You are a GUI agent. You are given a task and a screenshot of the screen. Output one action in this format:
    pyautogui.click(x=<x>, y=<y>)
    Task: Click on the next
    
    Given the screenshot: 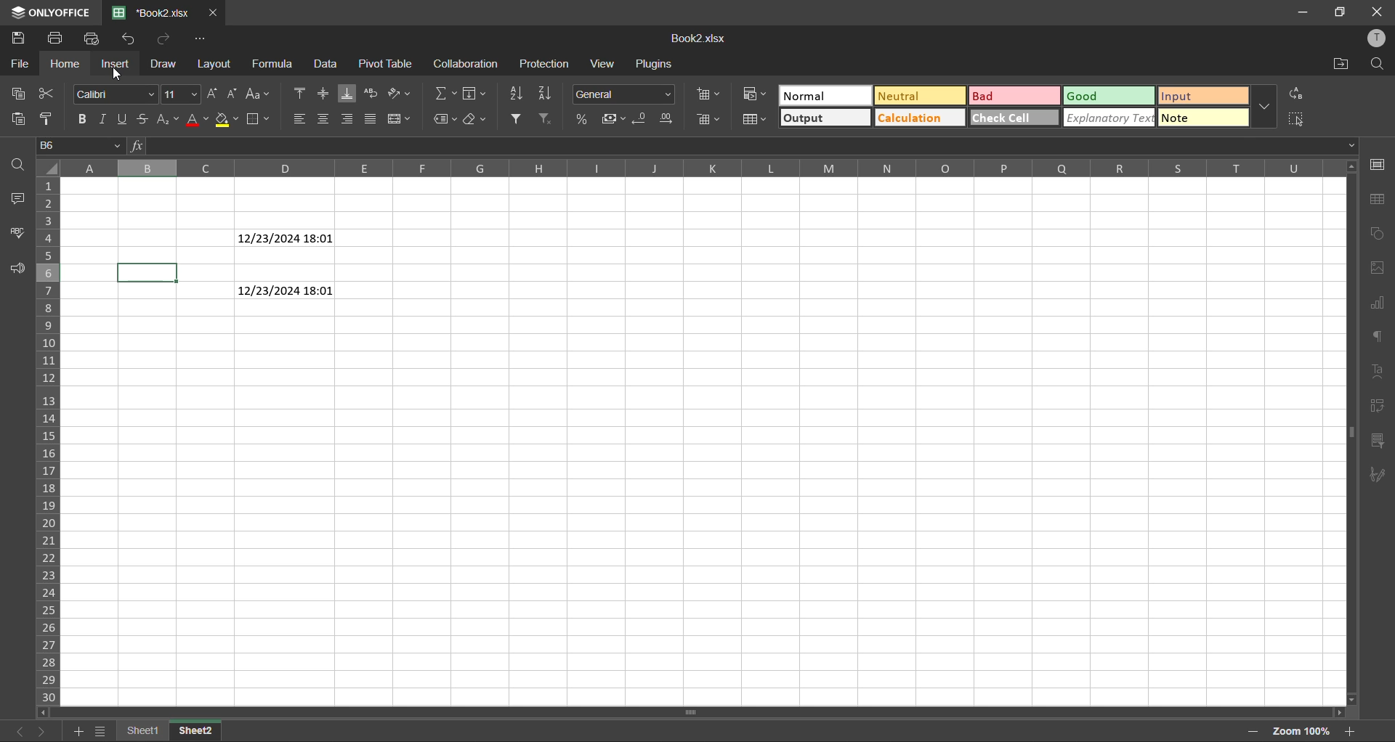 What is the action you would take?
    pyautogui.click(x=42, y=731)
    